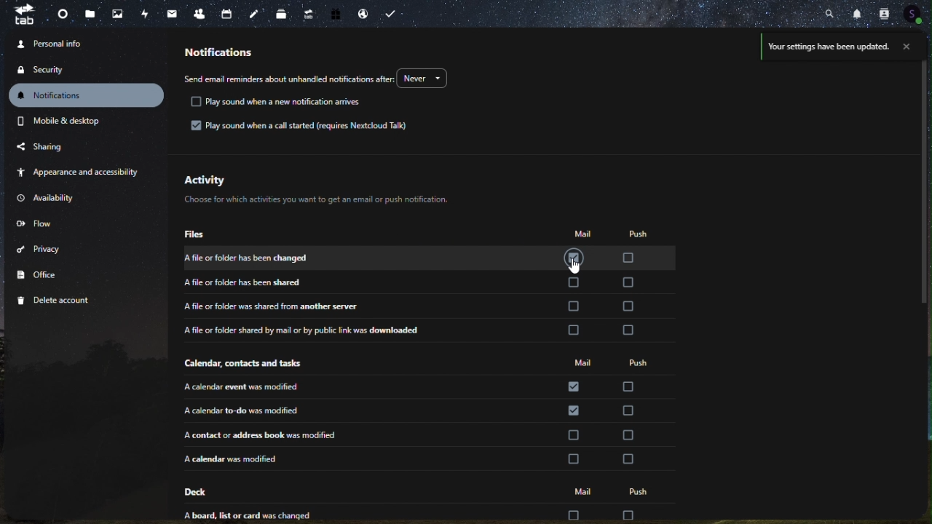  Describe the element at coordinates (200, 12) in the screenshot. I see `contacts` at that location.